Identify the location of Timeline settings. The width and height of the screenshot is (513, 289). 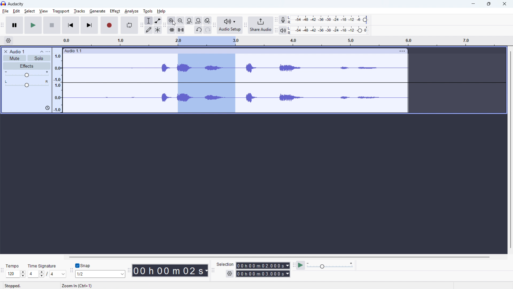
(8, 41).